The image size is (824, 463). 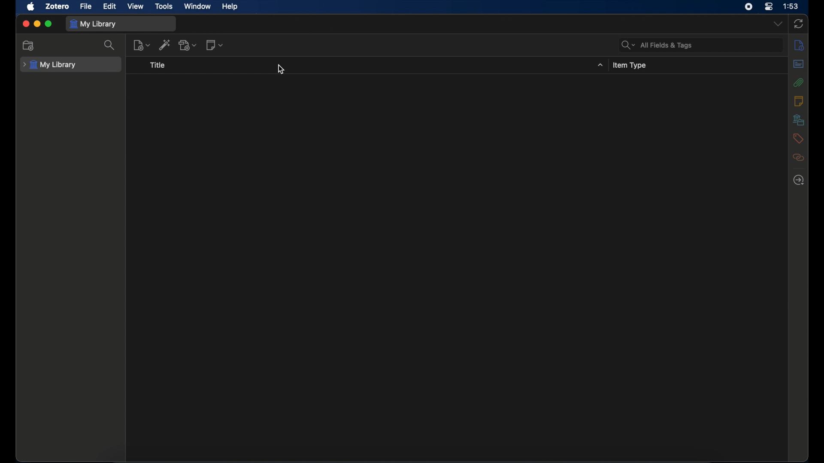 What do you see at coordinates (165, 45) in the screenshot?
I see `add item by identifier` at bounding box center [165, 45].